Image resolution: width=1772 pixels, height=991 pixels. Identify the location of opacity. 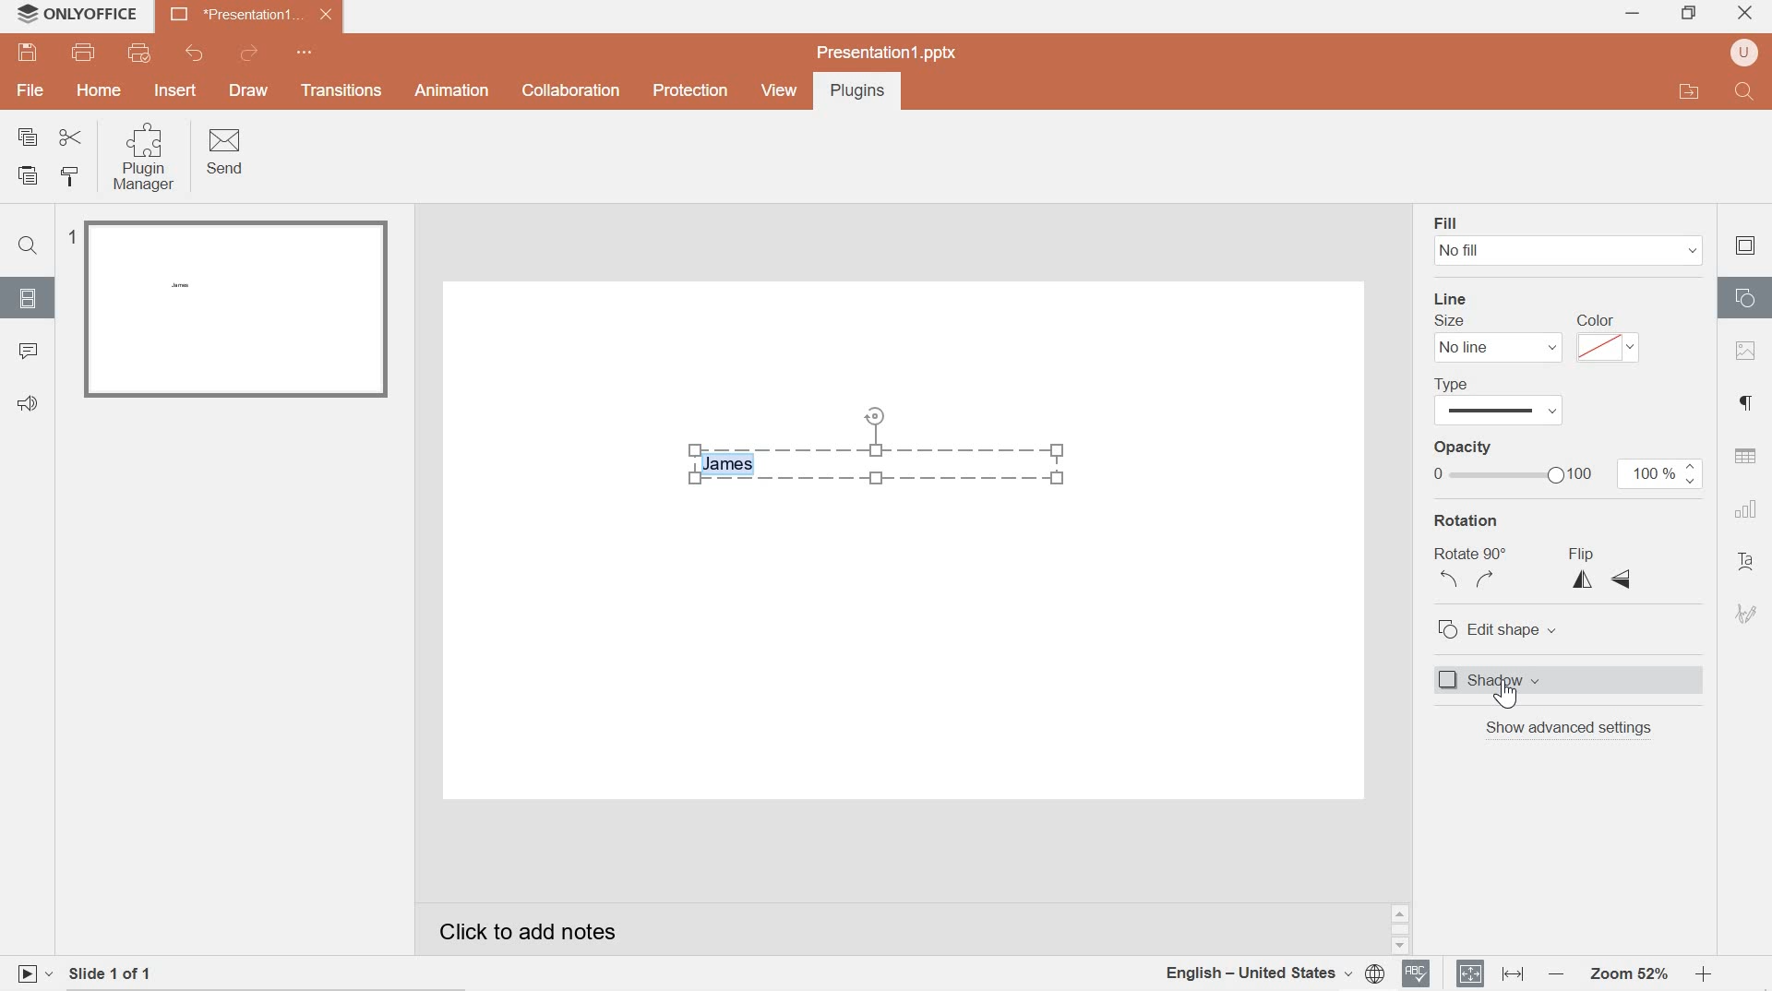
(1505, 446).